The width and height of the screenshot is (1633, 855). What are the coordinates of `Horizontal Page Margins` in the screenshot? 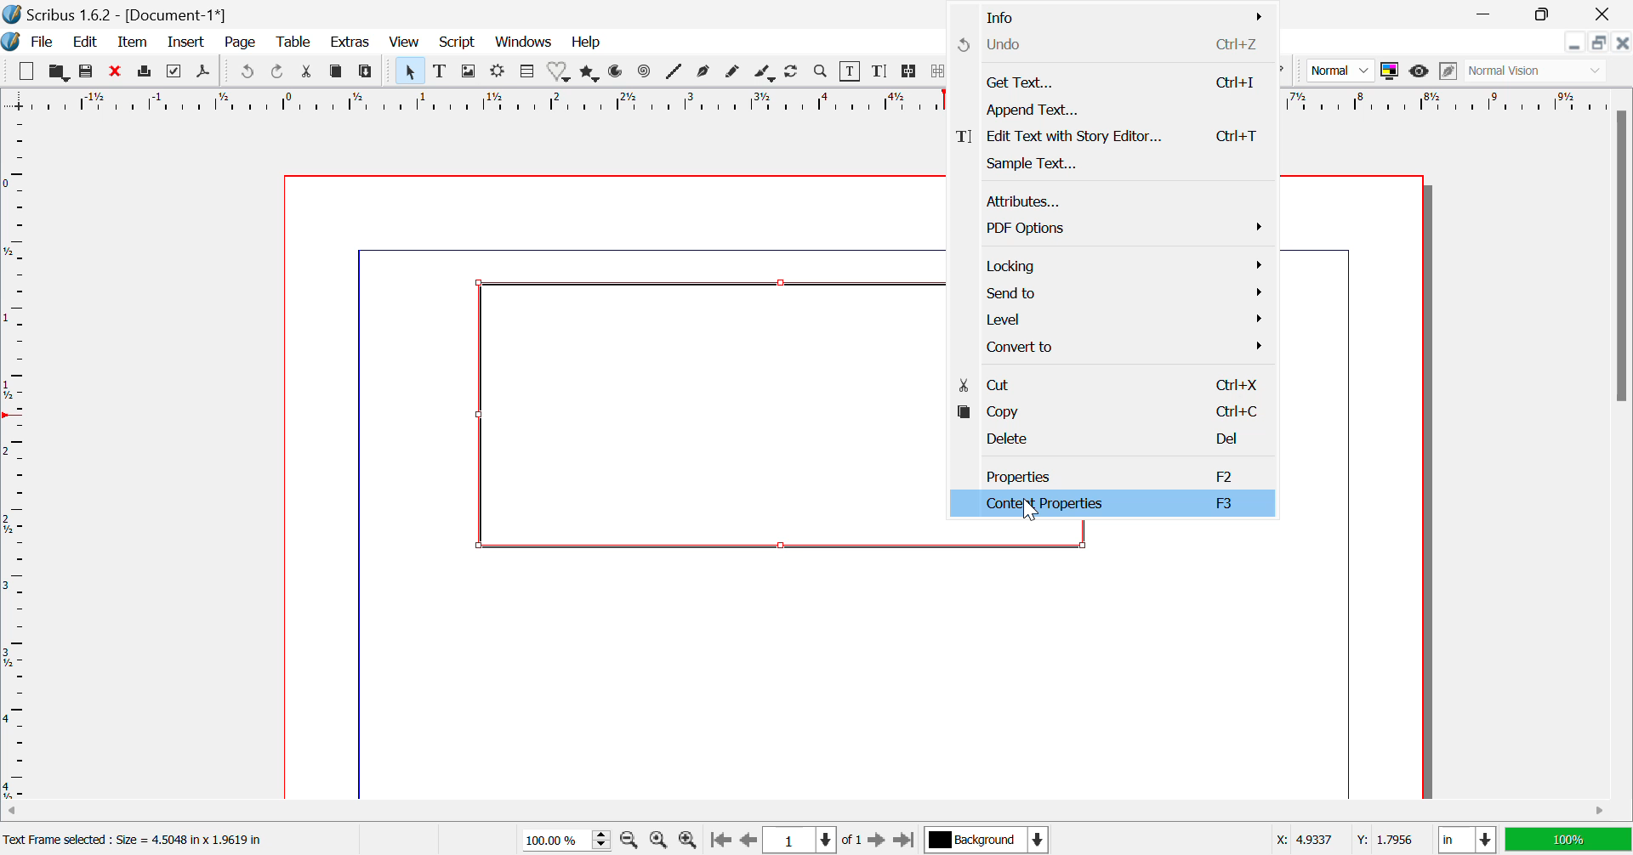 It's located at (20, 459).